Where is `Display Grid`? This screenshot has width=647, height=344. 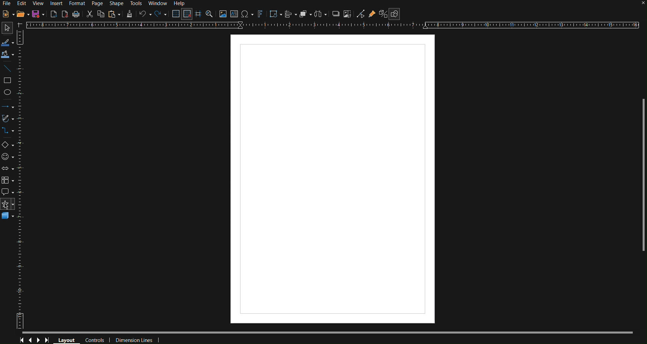
Display Grid is located at coordinates (174, 14).